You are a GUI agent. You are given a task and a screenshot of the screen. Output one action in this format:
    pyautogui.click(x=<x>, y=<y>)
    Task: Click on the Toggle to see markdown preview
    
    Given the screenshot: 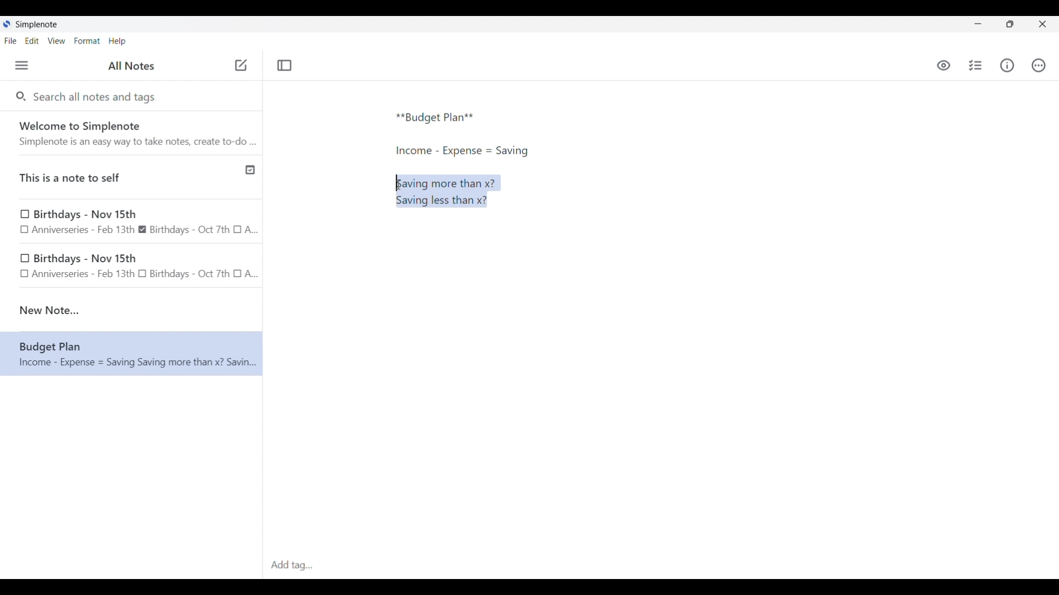 What is the action you would take?
    pyautogui.click(x=944, y=66)
    